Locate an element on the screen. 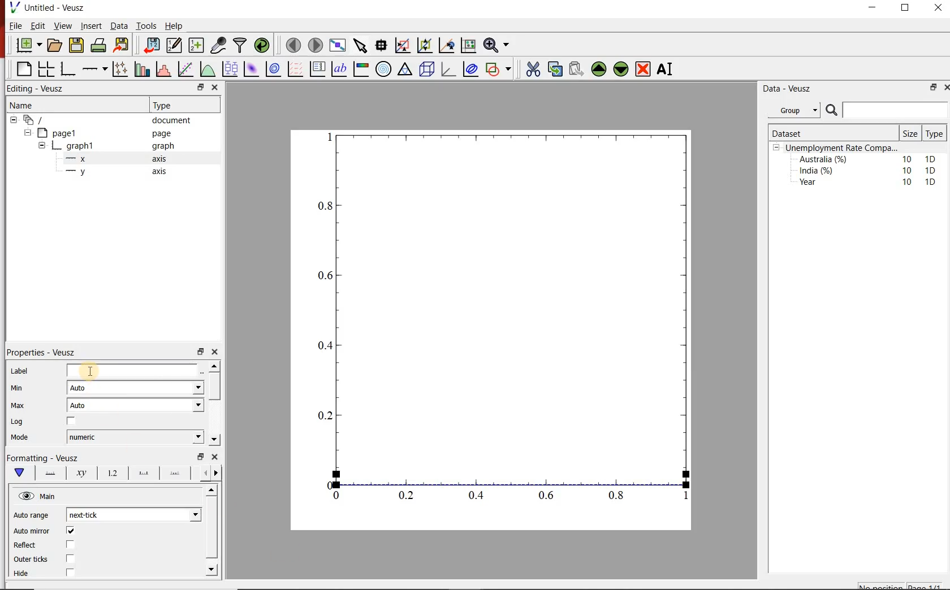 The height and width of the screenshot is (590, 950). minimise is located at coordinates (932, 87).